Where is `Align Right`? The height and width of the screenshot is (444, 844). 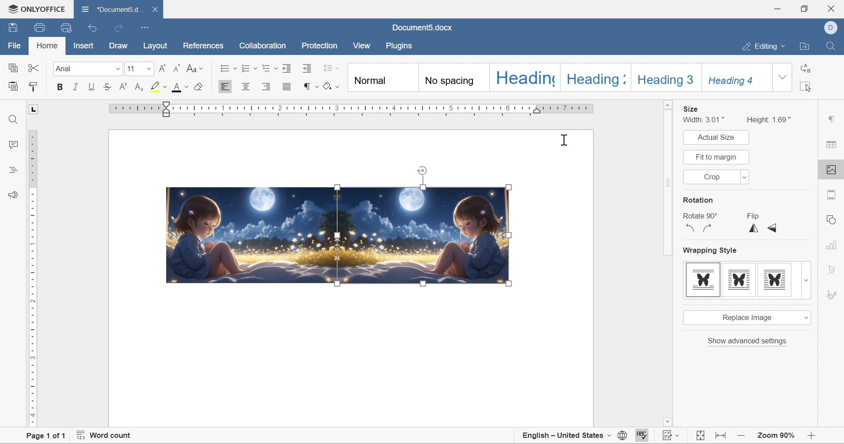
Align Right is located at coordinates (269, 87).